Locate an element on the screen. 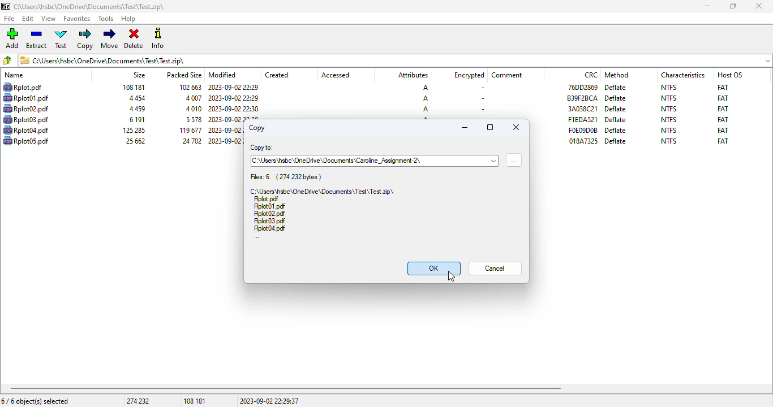 Image resolution: width=773 pixels, height=407 pixels. created is located at coordinates (277, 75).